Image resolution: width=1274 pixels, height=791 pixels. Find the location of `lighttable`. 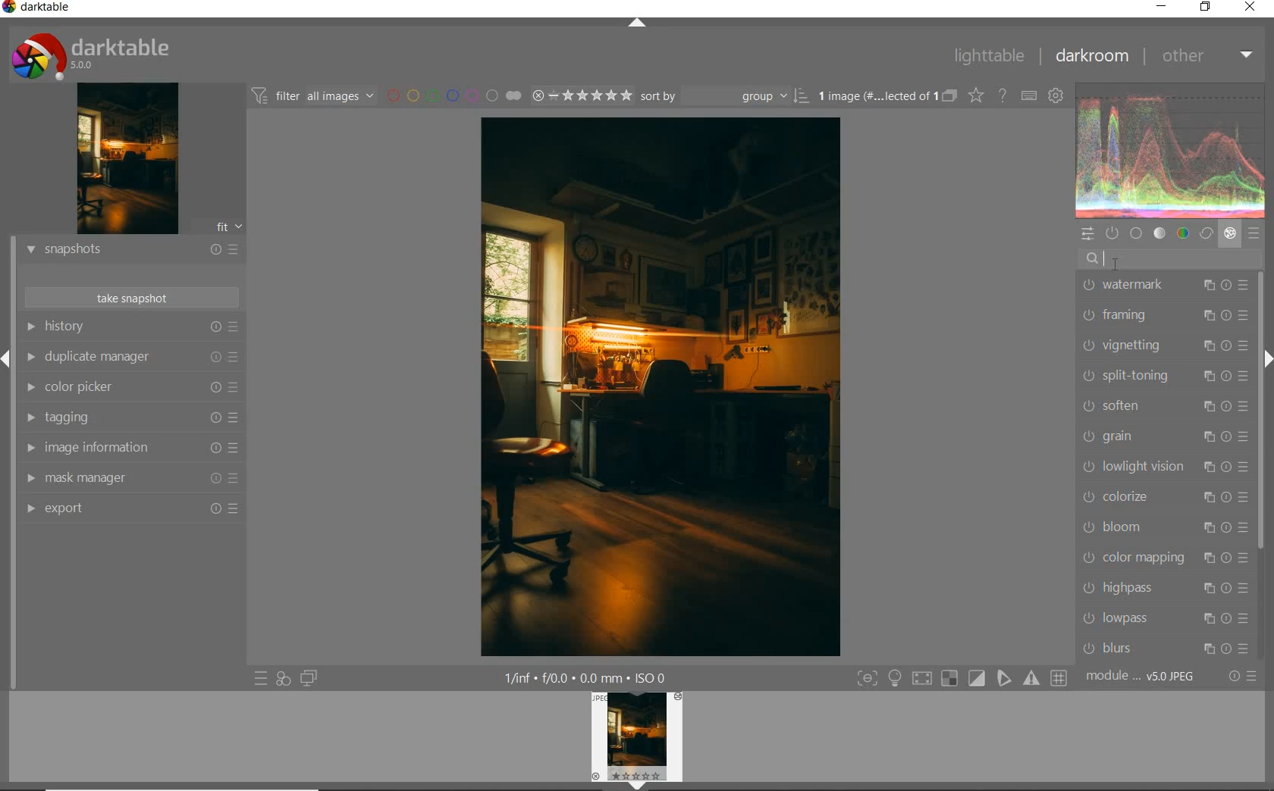

lighttable is located at coordinates (991, 55).